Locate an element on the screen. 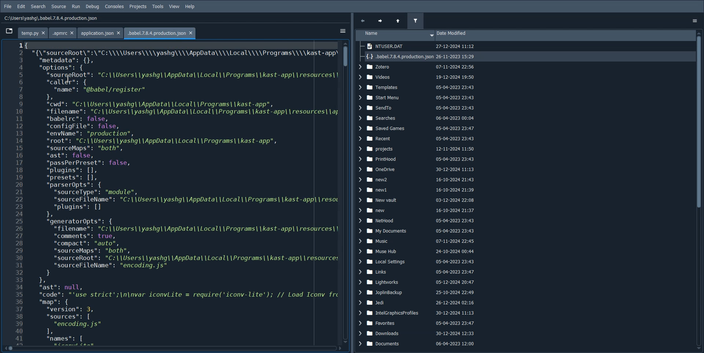 The width and height of the screenshot is (704, 353). Vertical scroll bar is located at coordinates (345, 192).